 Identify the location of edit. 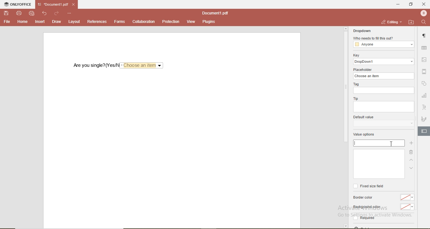
(424, 131).